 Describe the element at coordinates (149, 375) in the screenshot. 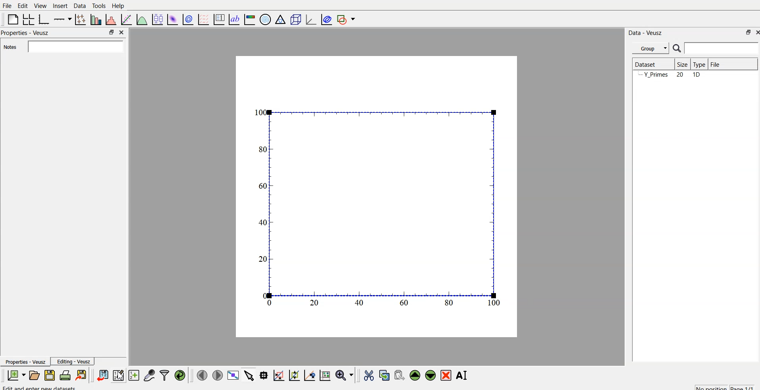

I see `capture a dataset` at that location.